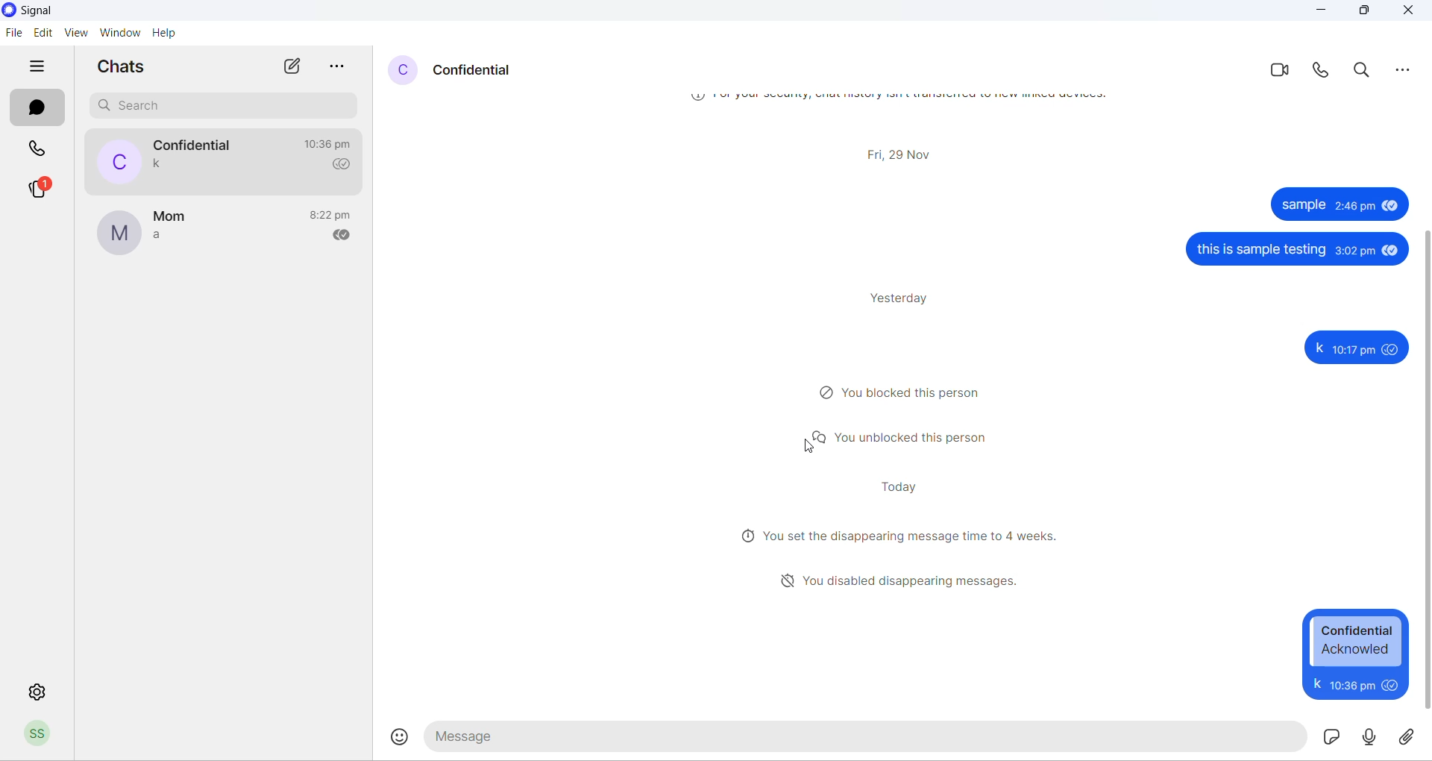 The width and height of the screenshot is (1432, 761). I want to click on edit, so click(43, 33).